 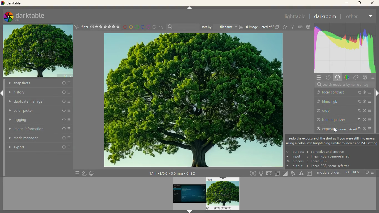 What do you see at coordinates (352, 173) in the screenshot?
I see `v3.0 JPEG` at bounding box center [352, 173].